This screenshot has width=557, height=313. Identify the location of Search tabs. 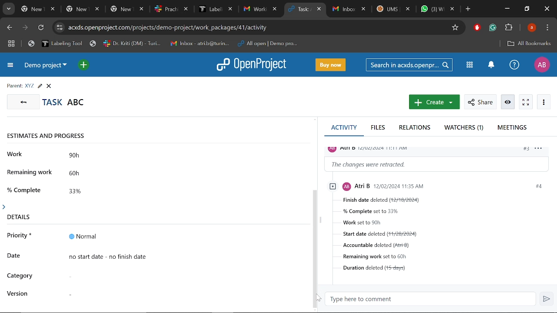
(8, 9).